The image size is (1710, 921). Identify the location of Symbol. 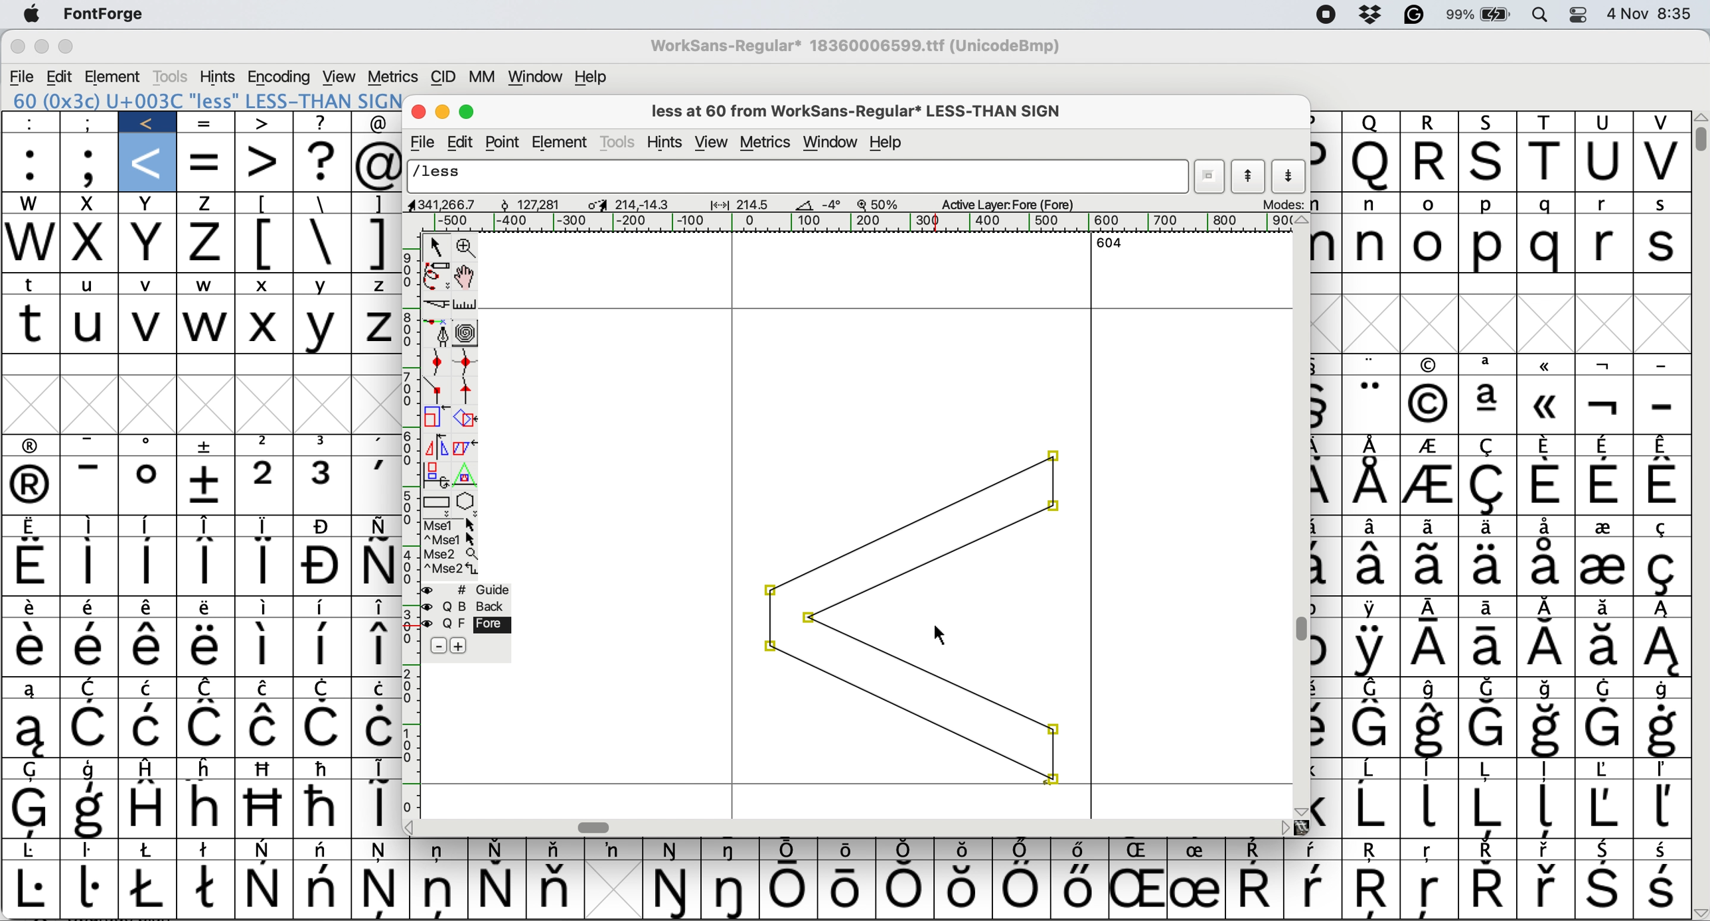
(1545, 567).